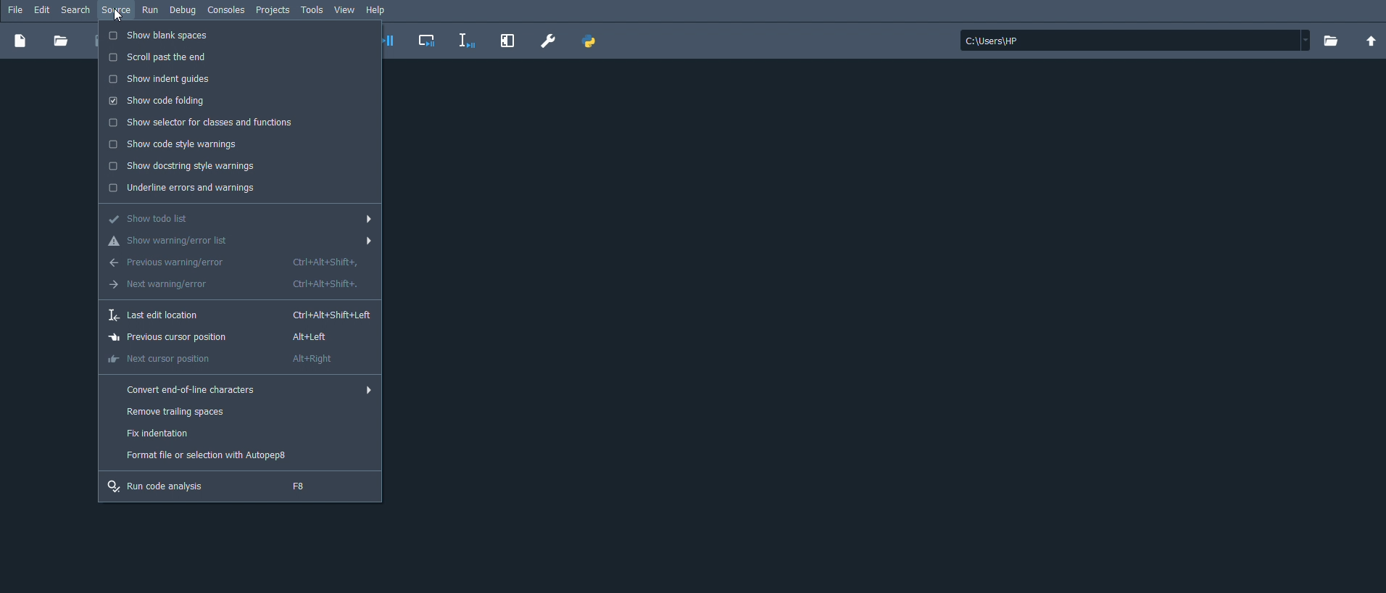  Describe the element at coordinates (185, 12) in the screenshot. I see `Debug` at that location.